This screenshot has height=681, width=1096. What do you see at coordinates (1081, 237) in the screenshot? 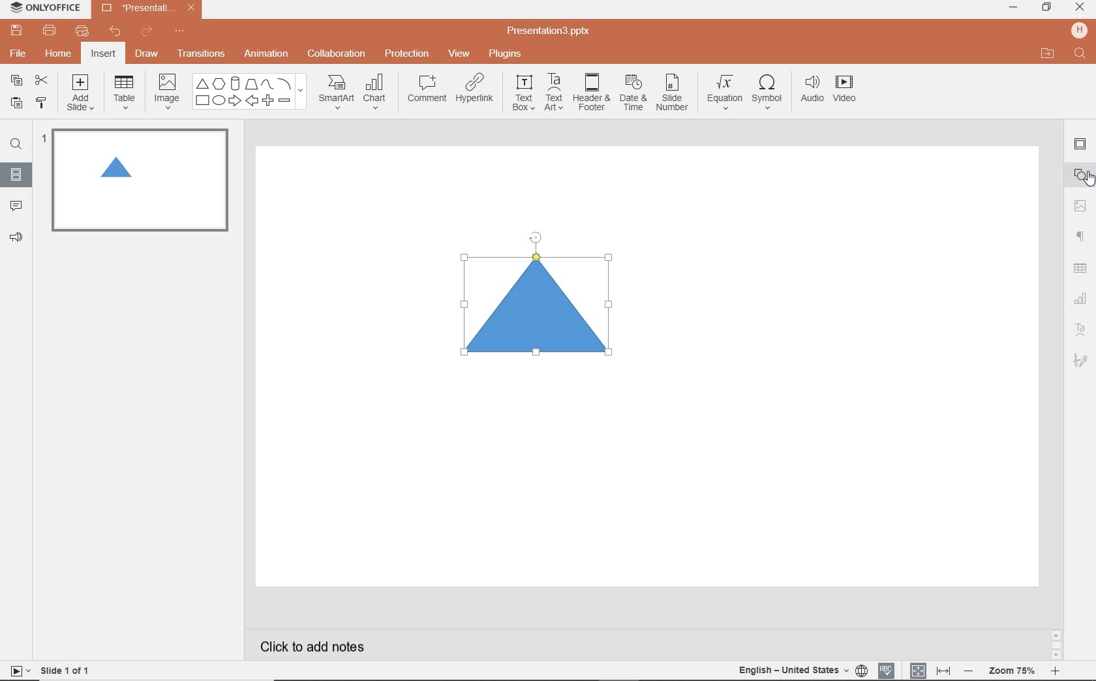
I see `PARAGRAPH SETTINGS` at bounding box center [1081, 237].